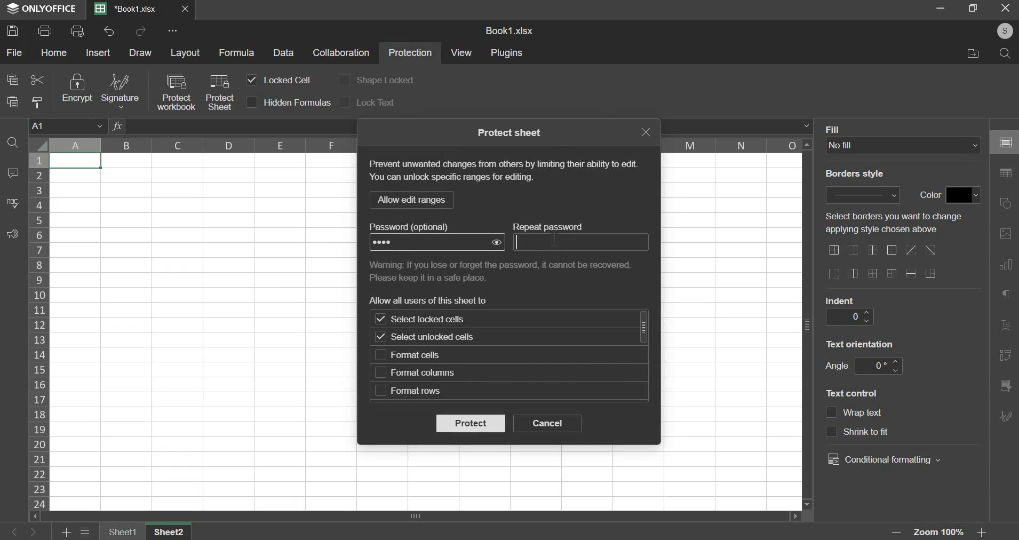 This screenshot has height=540, width=1019. What do you see at coordinates (37, 78) in the screenshot?
I see `cut` at bounding box center [37, 78].